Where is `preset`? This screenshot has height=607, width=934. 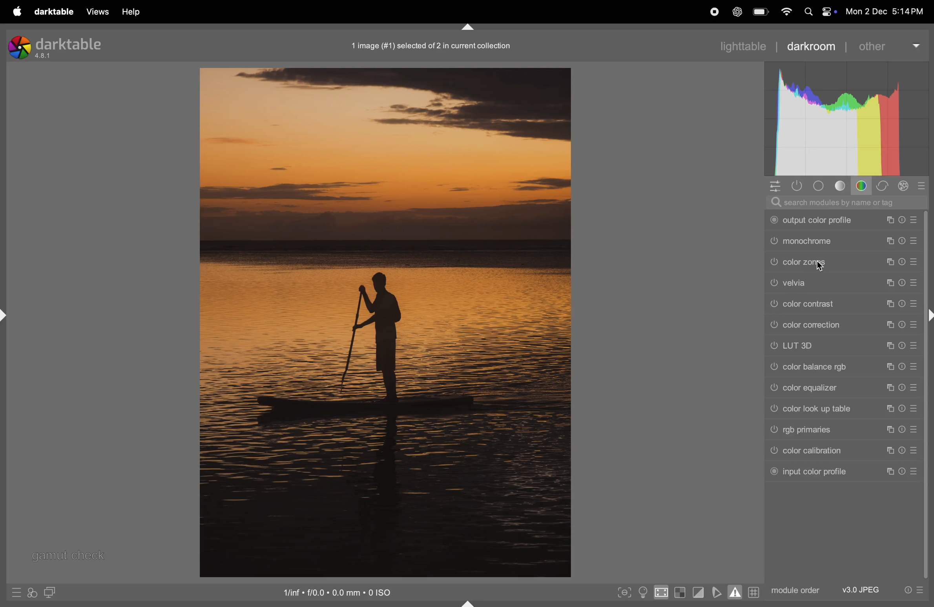 preset is located at coordinates (888, 303).